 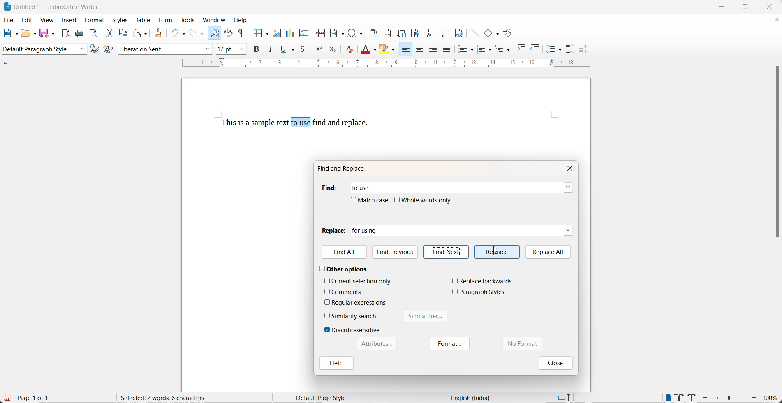 I want to click on increase zoom, so click(x=755, y=398).